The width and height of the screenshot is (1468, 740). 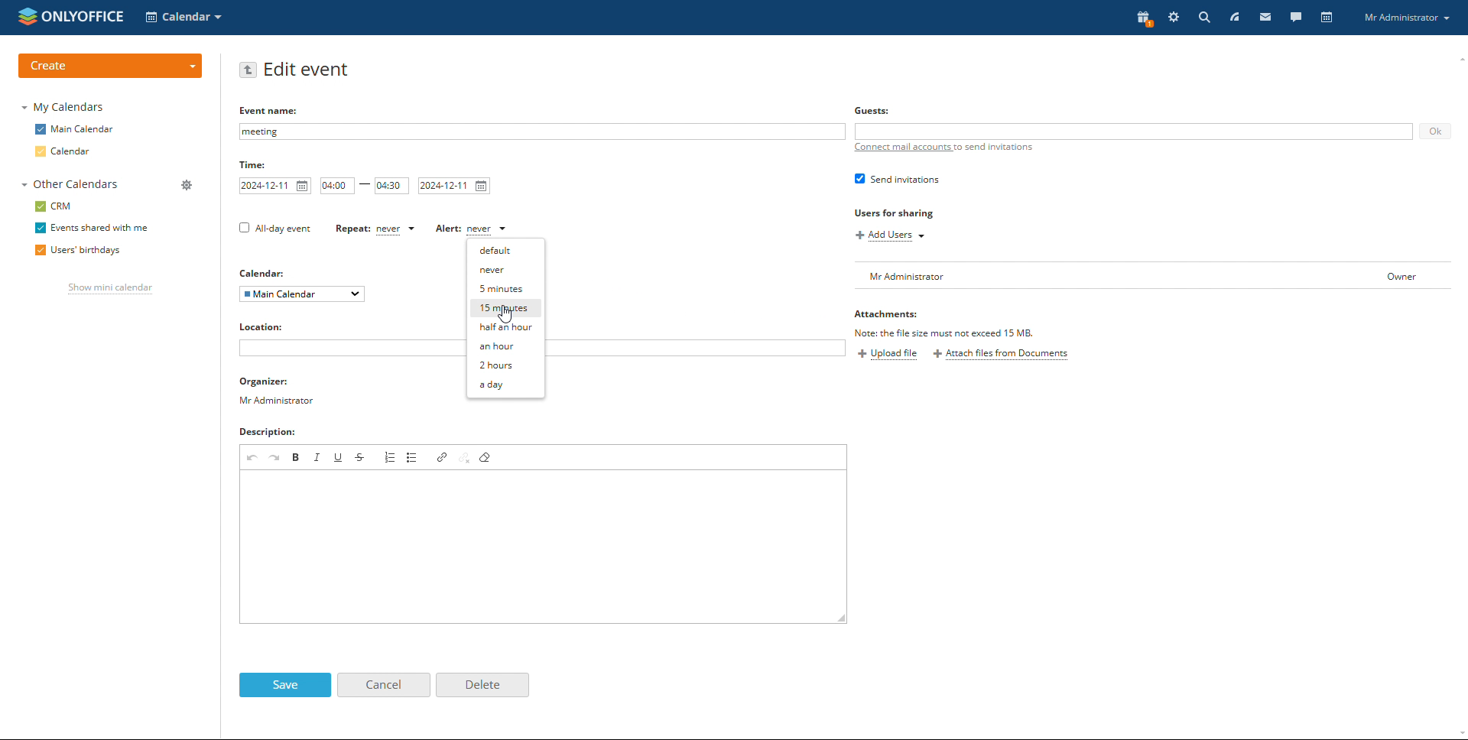 What do you see at coordinates (285, 685) in the screenshot?
I see `save` at bounding box center [285, 685].